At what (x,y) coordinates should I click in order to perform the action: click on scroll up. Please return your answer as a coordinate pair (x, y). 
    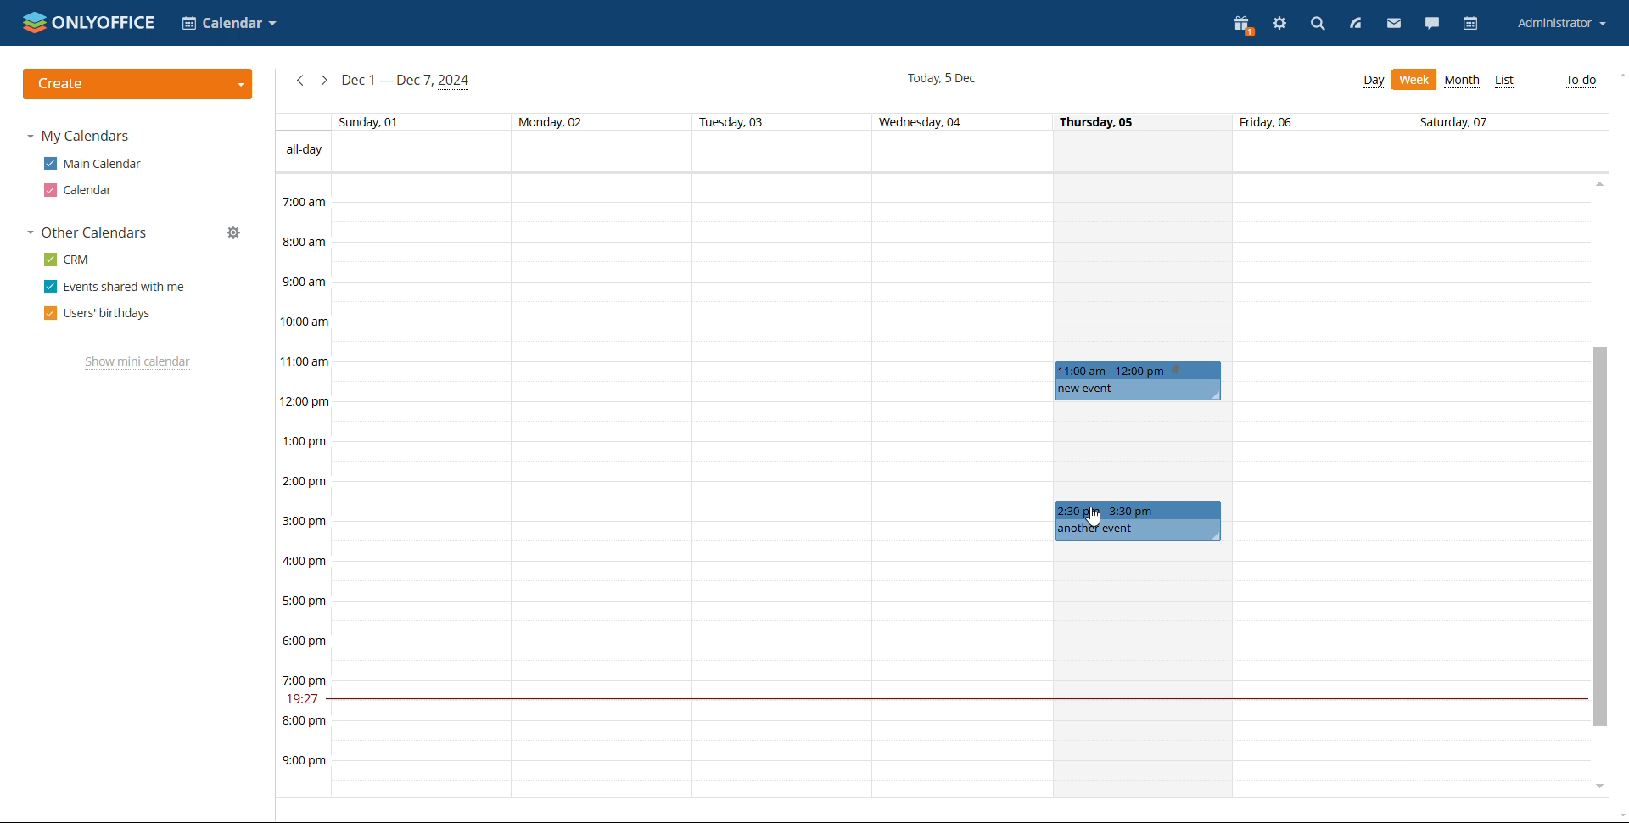
    Looking at the image, I should click on (1598, 184).